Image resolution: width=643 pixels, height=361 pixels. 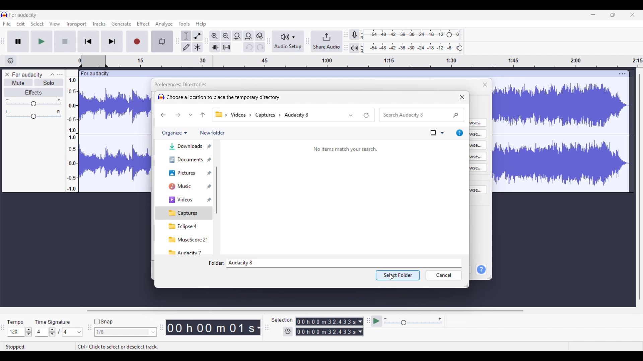 I want to click on Pictures, so click(x=186, y=173).